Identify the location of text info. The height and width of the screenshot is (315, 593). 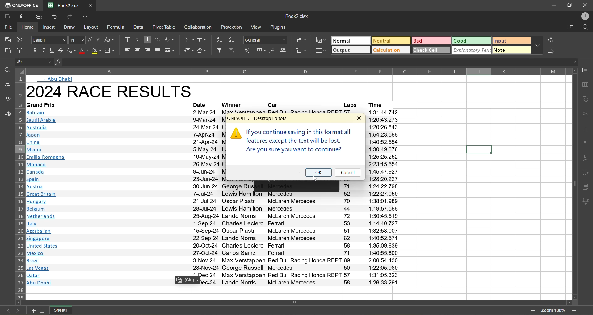
(124, 164).